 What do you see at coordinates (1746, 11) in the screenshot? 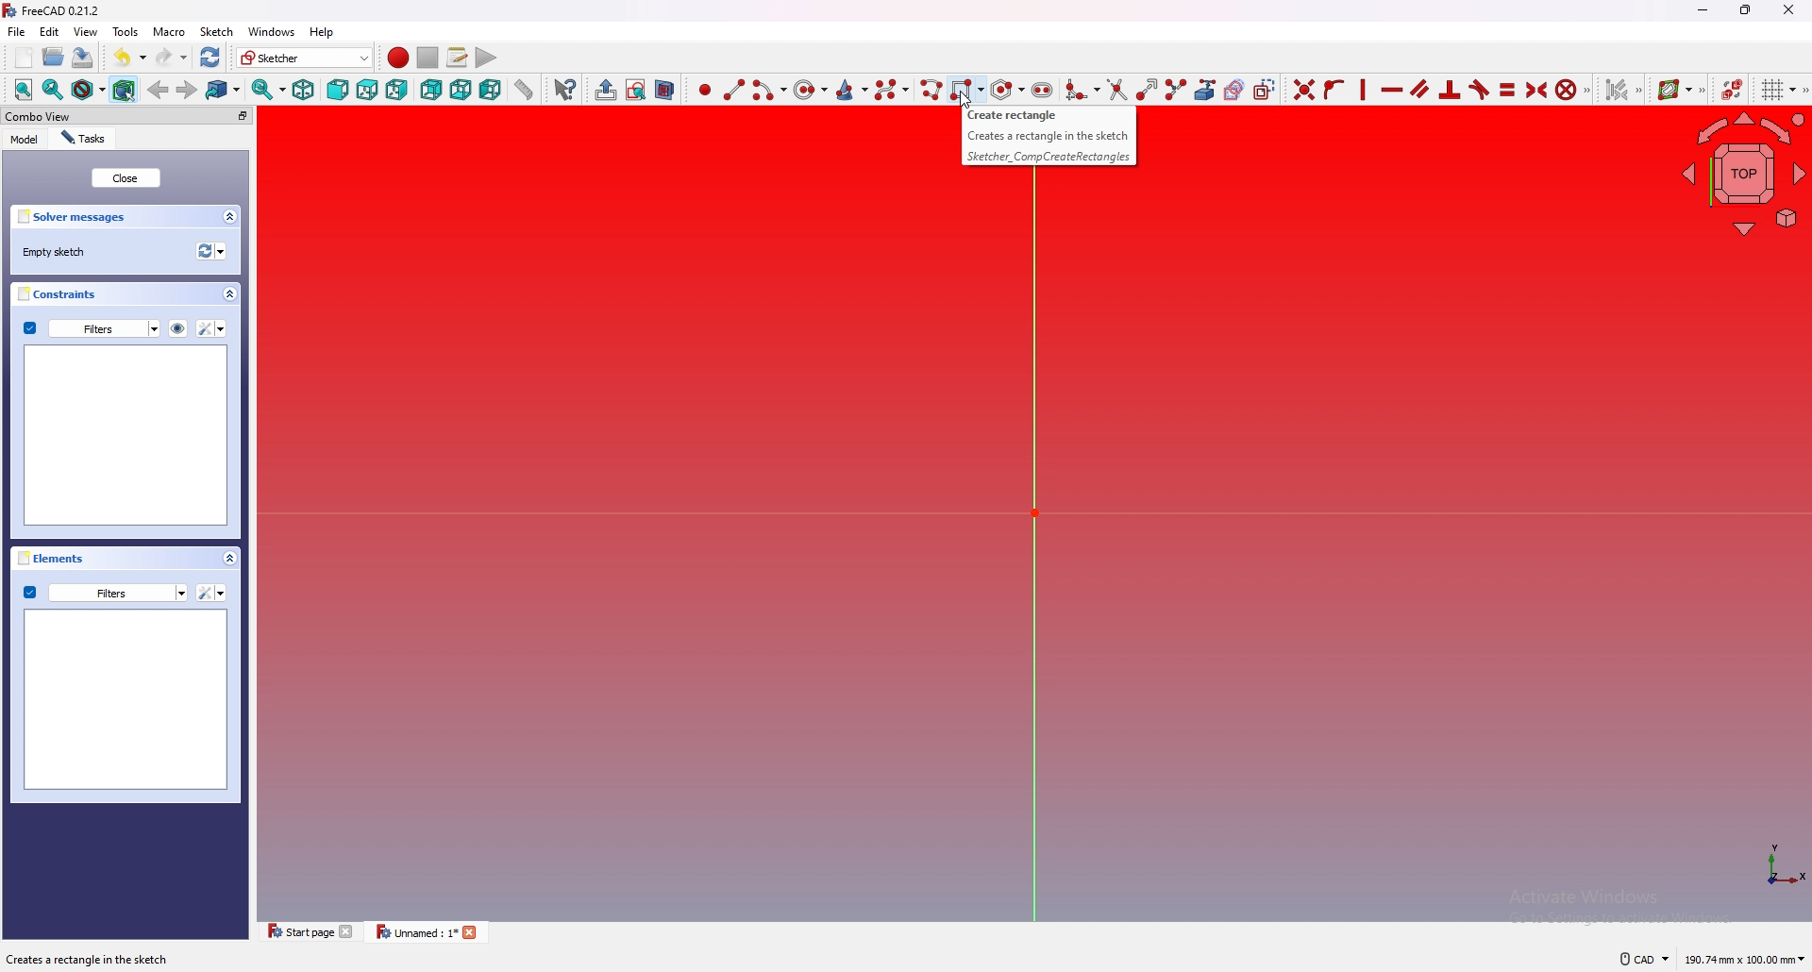
I see `resize` at bounding box center [1746, 11].